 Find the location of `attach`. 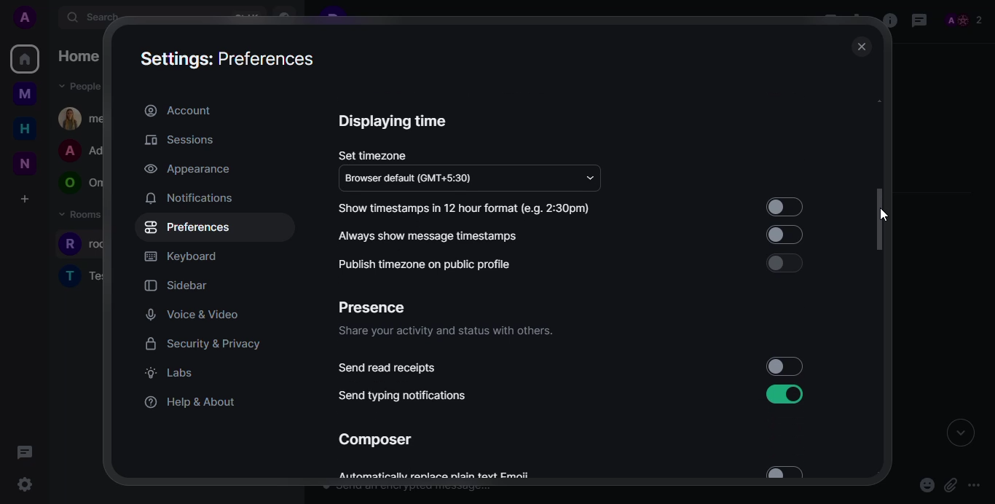

attach is located at coordinates (951, 485).